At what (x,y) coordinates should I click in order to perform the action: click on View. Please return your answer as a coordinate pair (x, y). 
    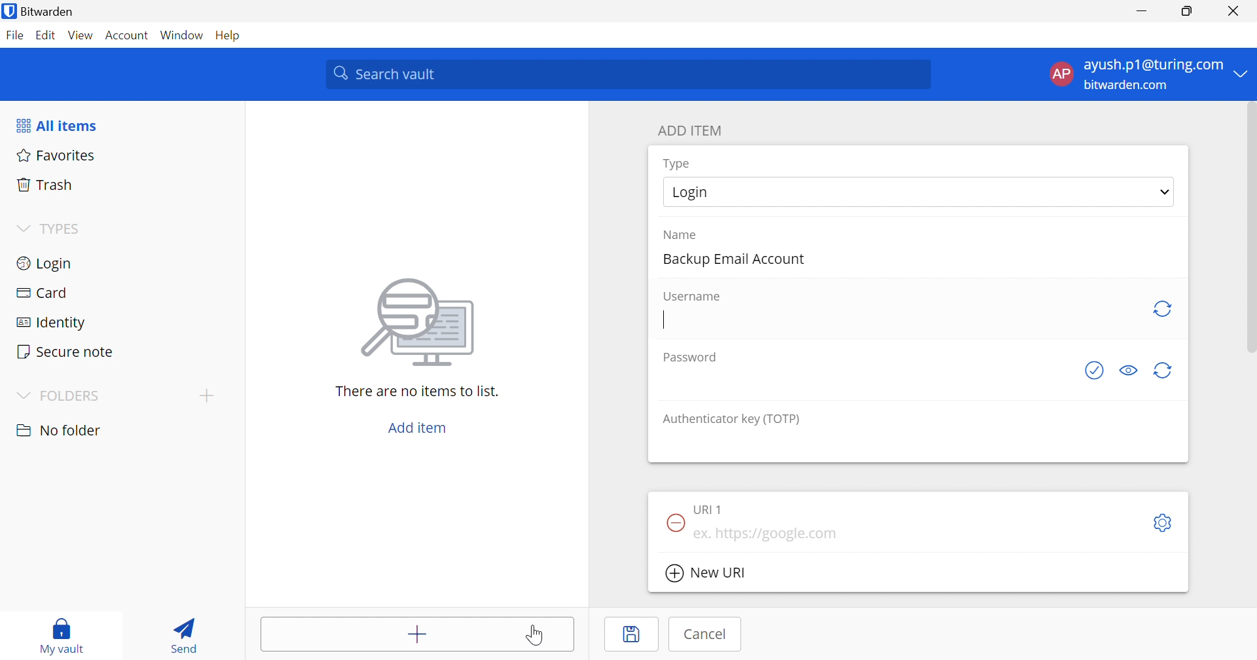
    Looking at the image, I should click on (81, 35).